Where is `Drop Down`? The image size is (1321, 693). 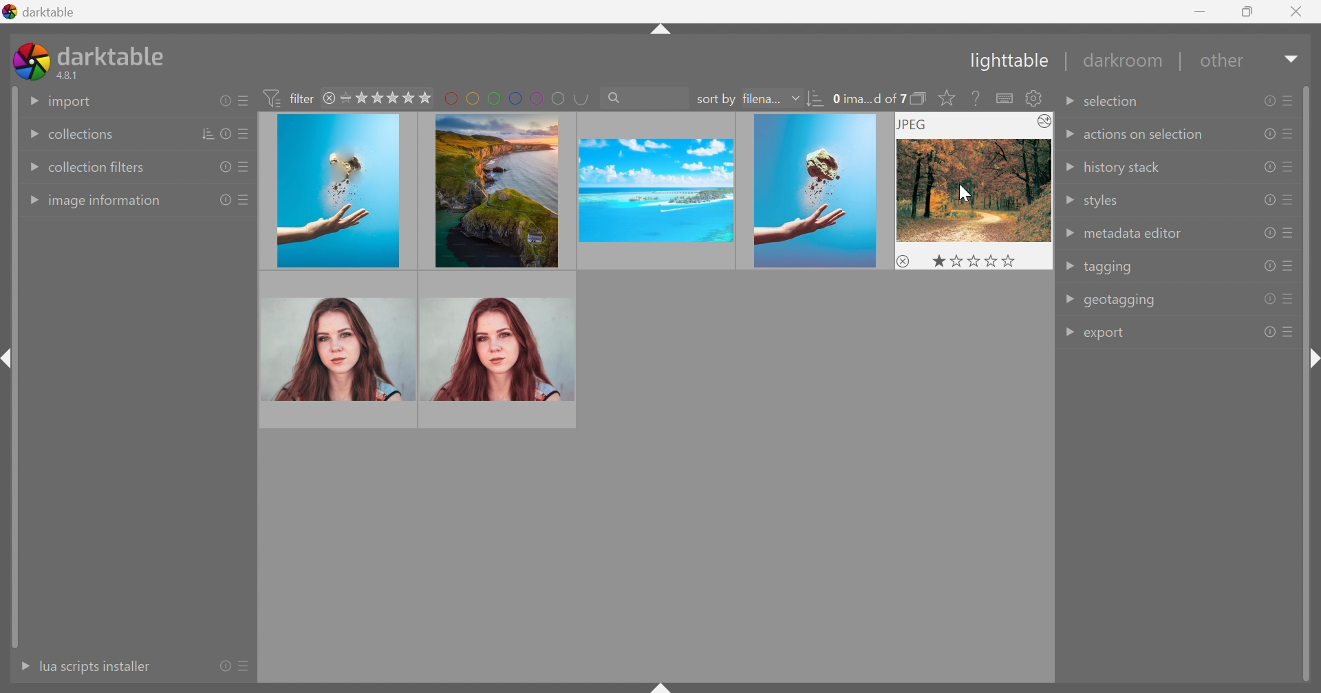 Drop Down is located at coordinates (1067, 199).